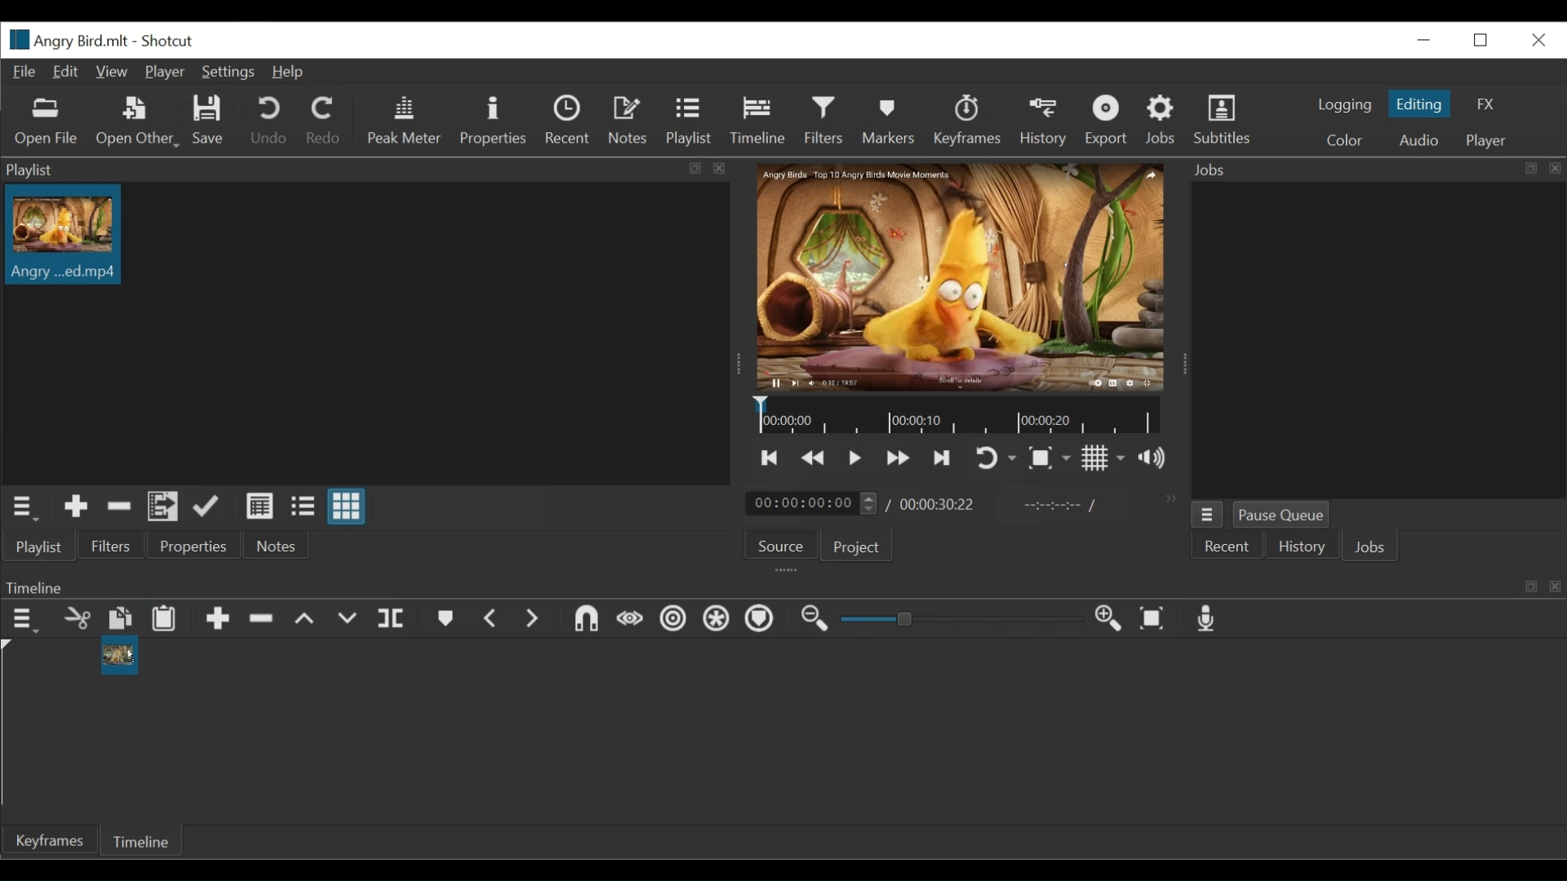 The width and height of the screenshot is (1567, 881). I want to click on Clip, so click(69, 234).